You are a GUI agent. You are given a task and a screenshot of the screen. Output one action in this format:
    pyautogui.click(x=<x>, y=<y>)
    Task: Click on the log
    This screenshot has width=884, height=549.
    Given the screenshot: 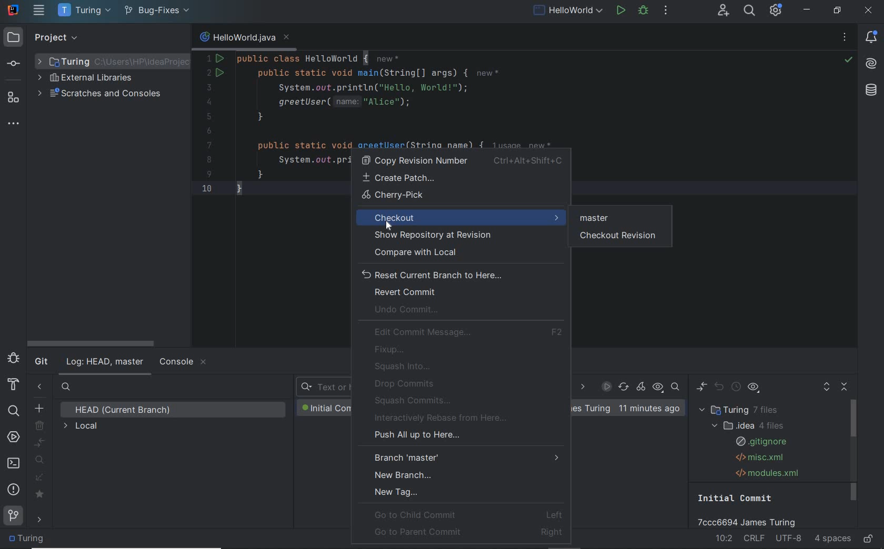 What is the action you would take?
    pyautogui.click(x=104, y=362)
    